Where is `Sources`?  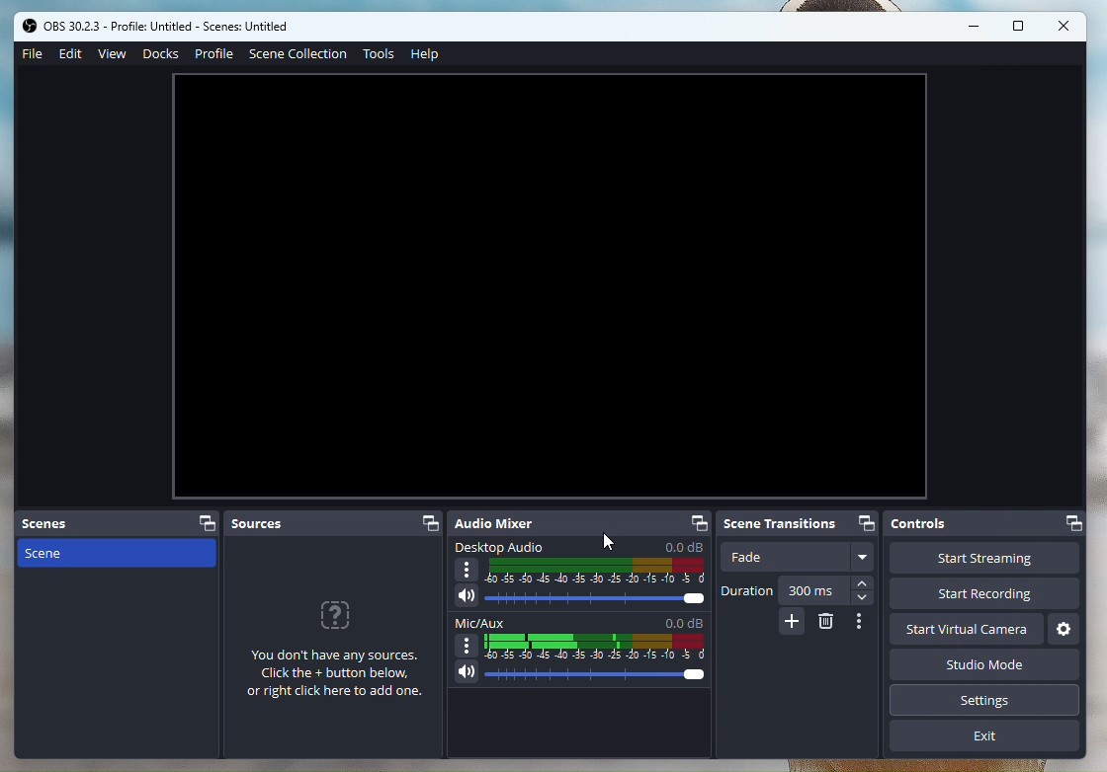 Sources is located at coordinates (336, 633).